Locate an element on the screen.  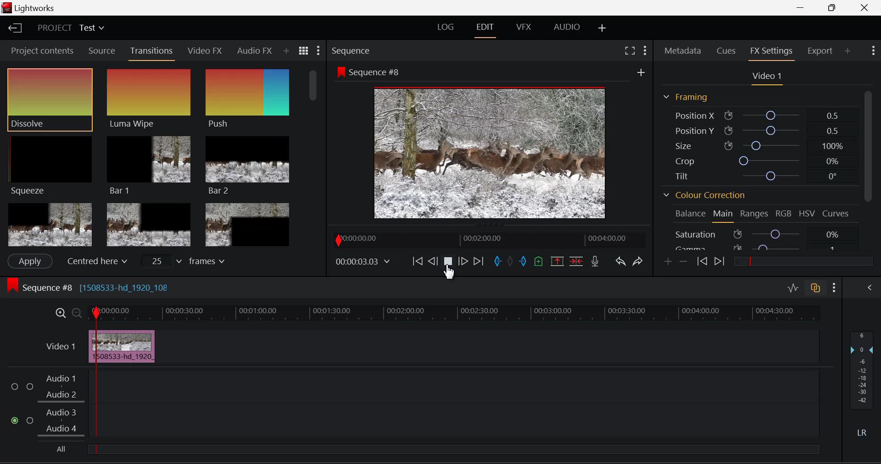
Audio Input Checkbox is located at coordinates (30, 387).